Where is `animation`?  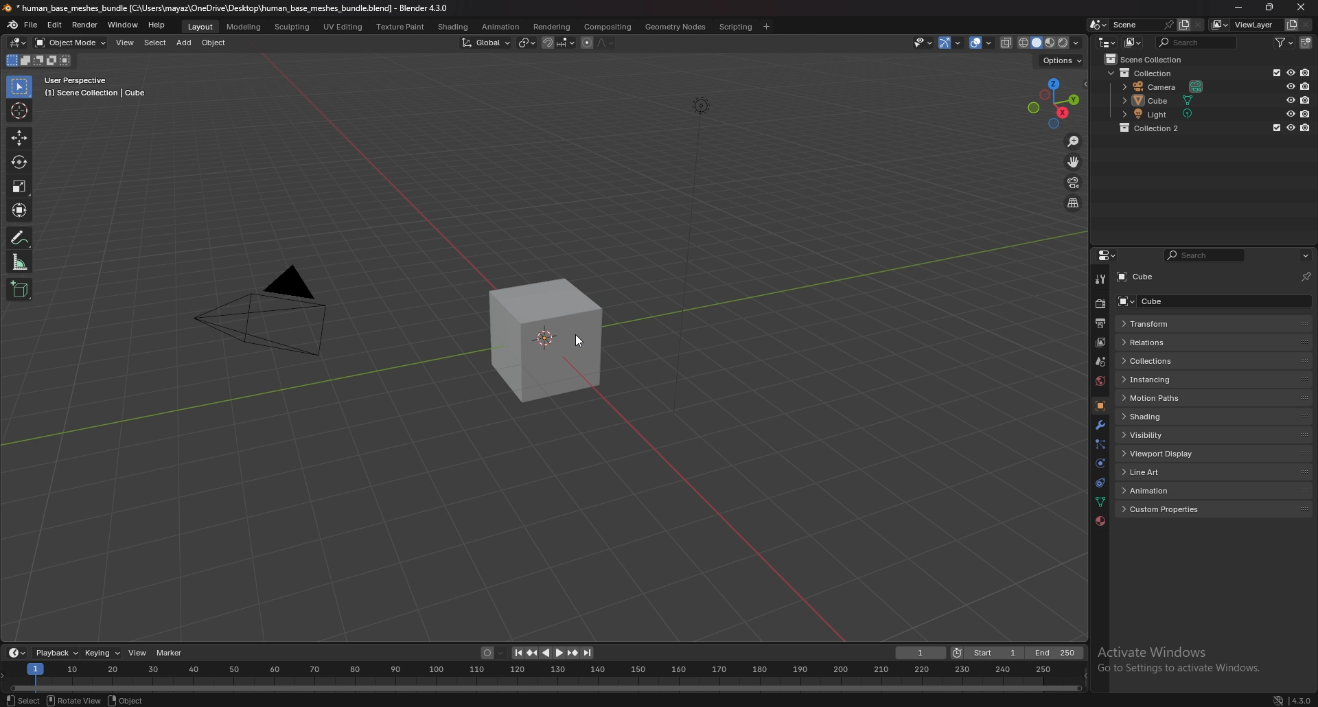
animation is located at coordinates (1169, 489).